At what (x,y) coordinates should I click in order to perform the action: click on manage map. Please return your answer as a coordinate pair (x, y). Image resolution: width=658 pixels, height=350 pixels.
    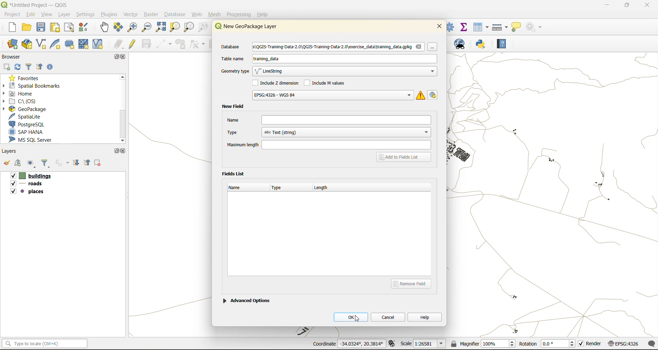
    Looking at the image, I should click on (32, 164).